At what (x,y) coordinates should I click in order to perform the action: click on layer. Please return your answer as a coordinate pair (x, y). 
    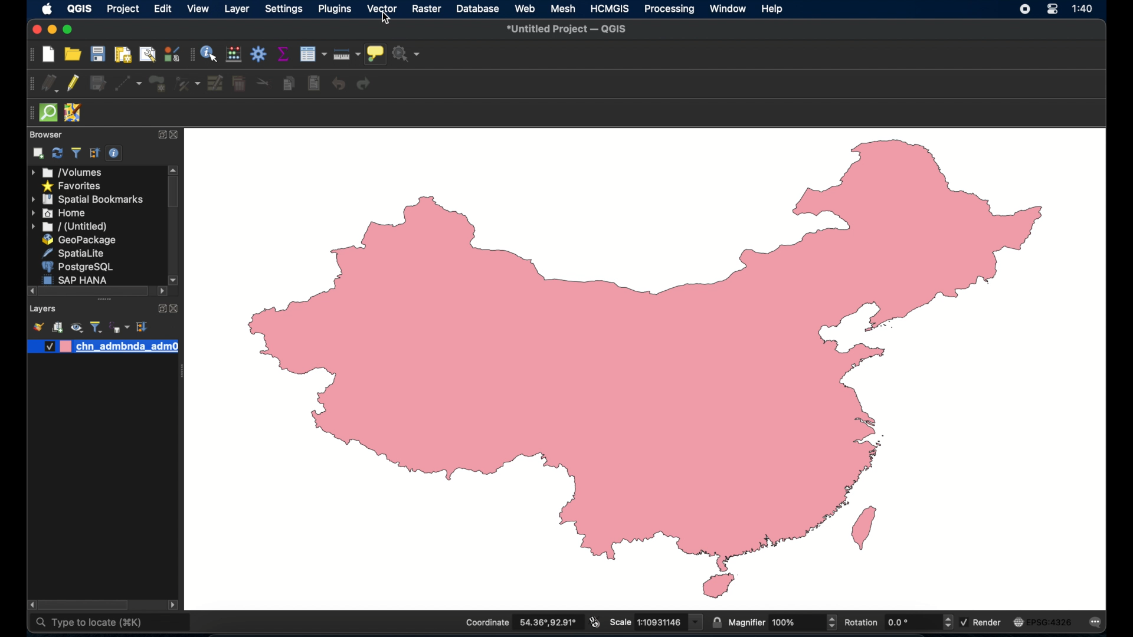
    Looking at the image, I should click on (235, 9).